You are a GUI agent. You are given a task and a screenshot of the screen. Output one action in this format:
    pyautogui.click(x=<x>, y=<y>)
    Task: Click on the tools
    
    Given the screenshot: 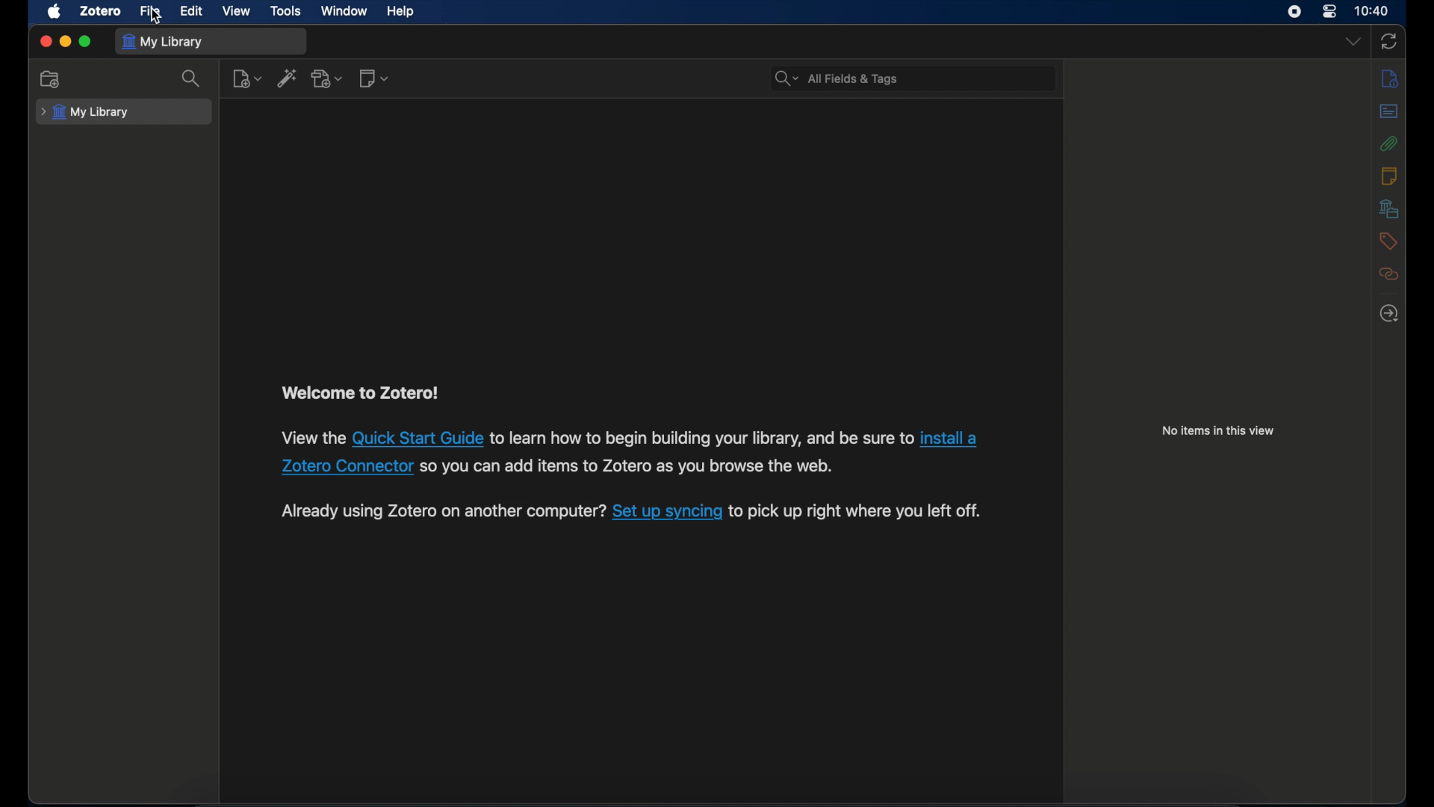 What is the action you would take?
    pyautogui.click(x=286, y=11)
    